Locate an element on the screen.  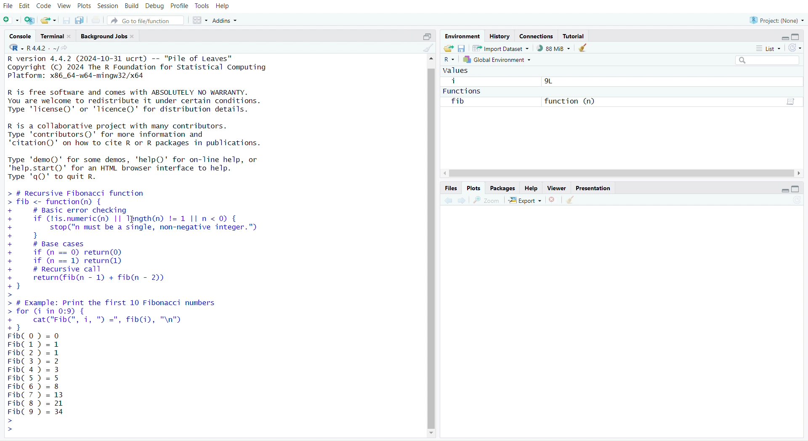
view the current working directory is located at coordinates (65, 48).